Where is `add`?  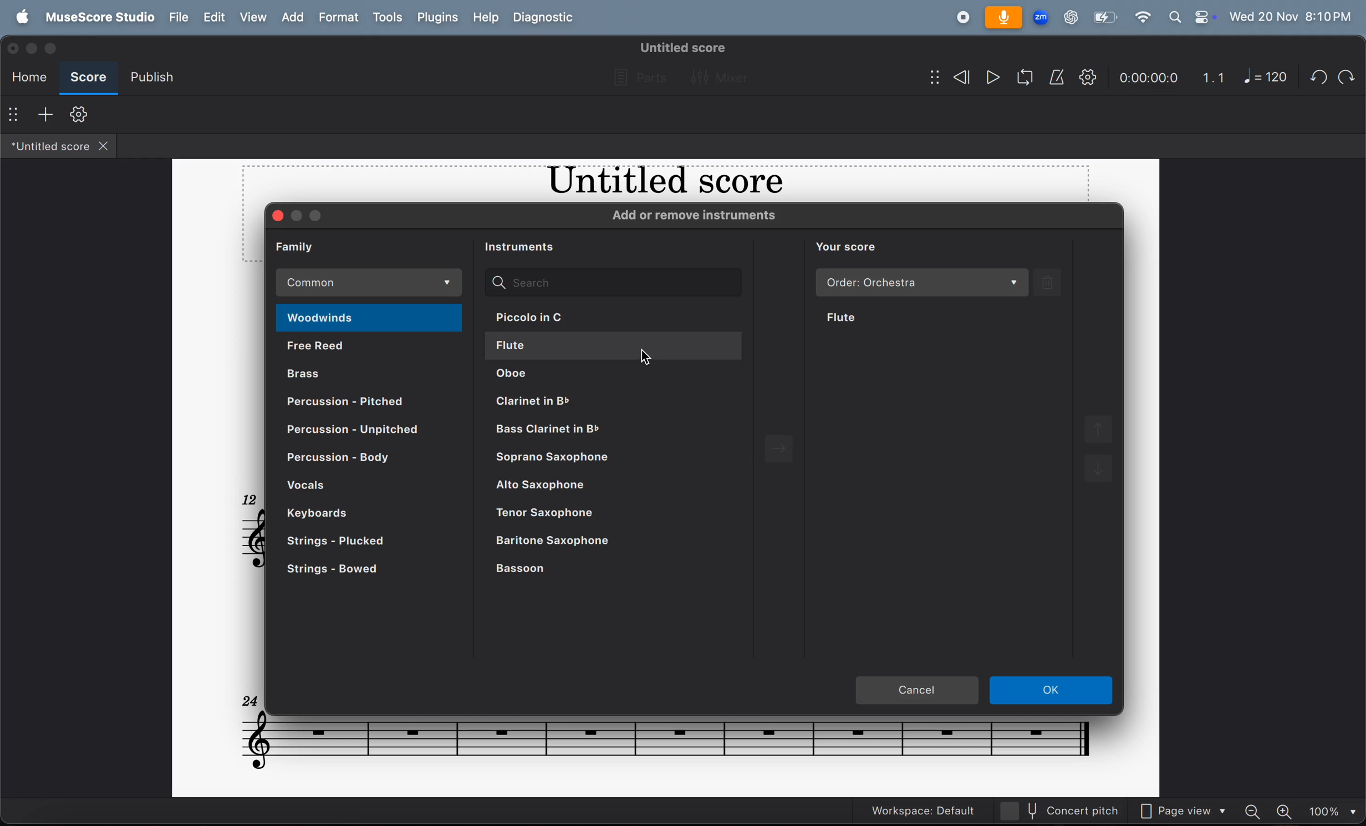 add is located at coordinates (47, 114).